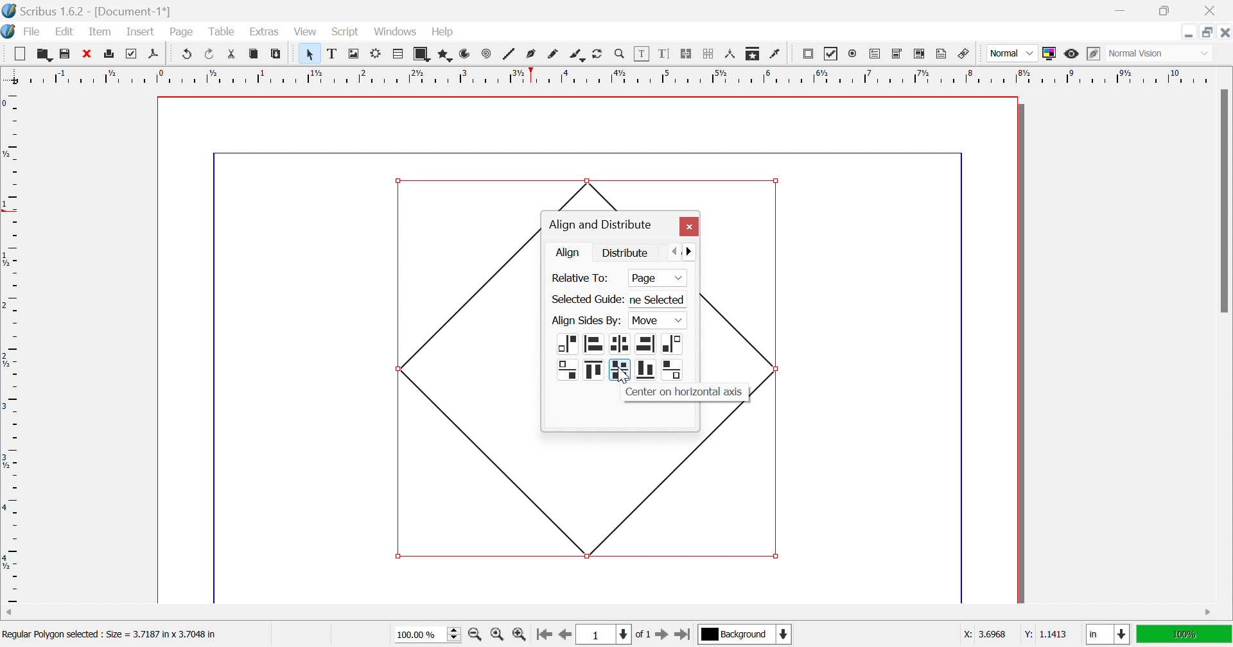 The width and height of the screenshot is (1233, 647). I want to click on PDF push button, so click(810, 53).